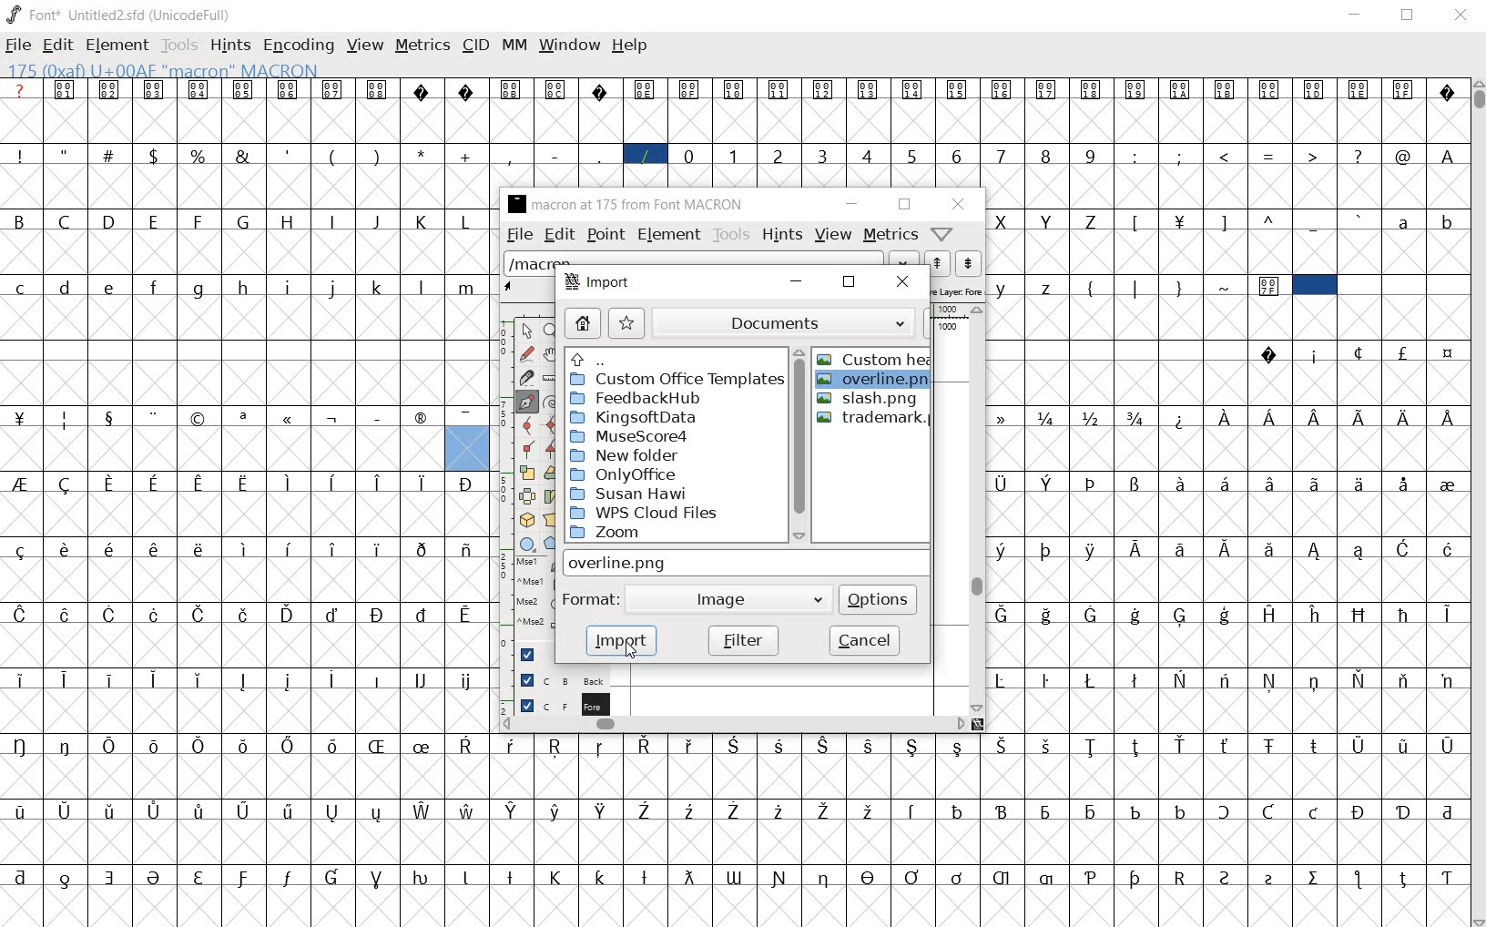 The width and height of the screenshot is (1486, 927). Describe the element at coordinates (824, 156) in the screenshot. I see `3` at that location.